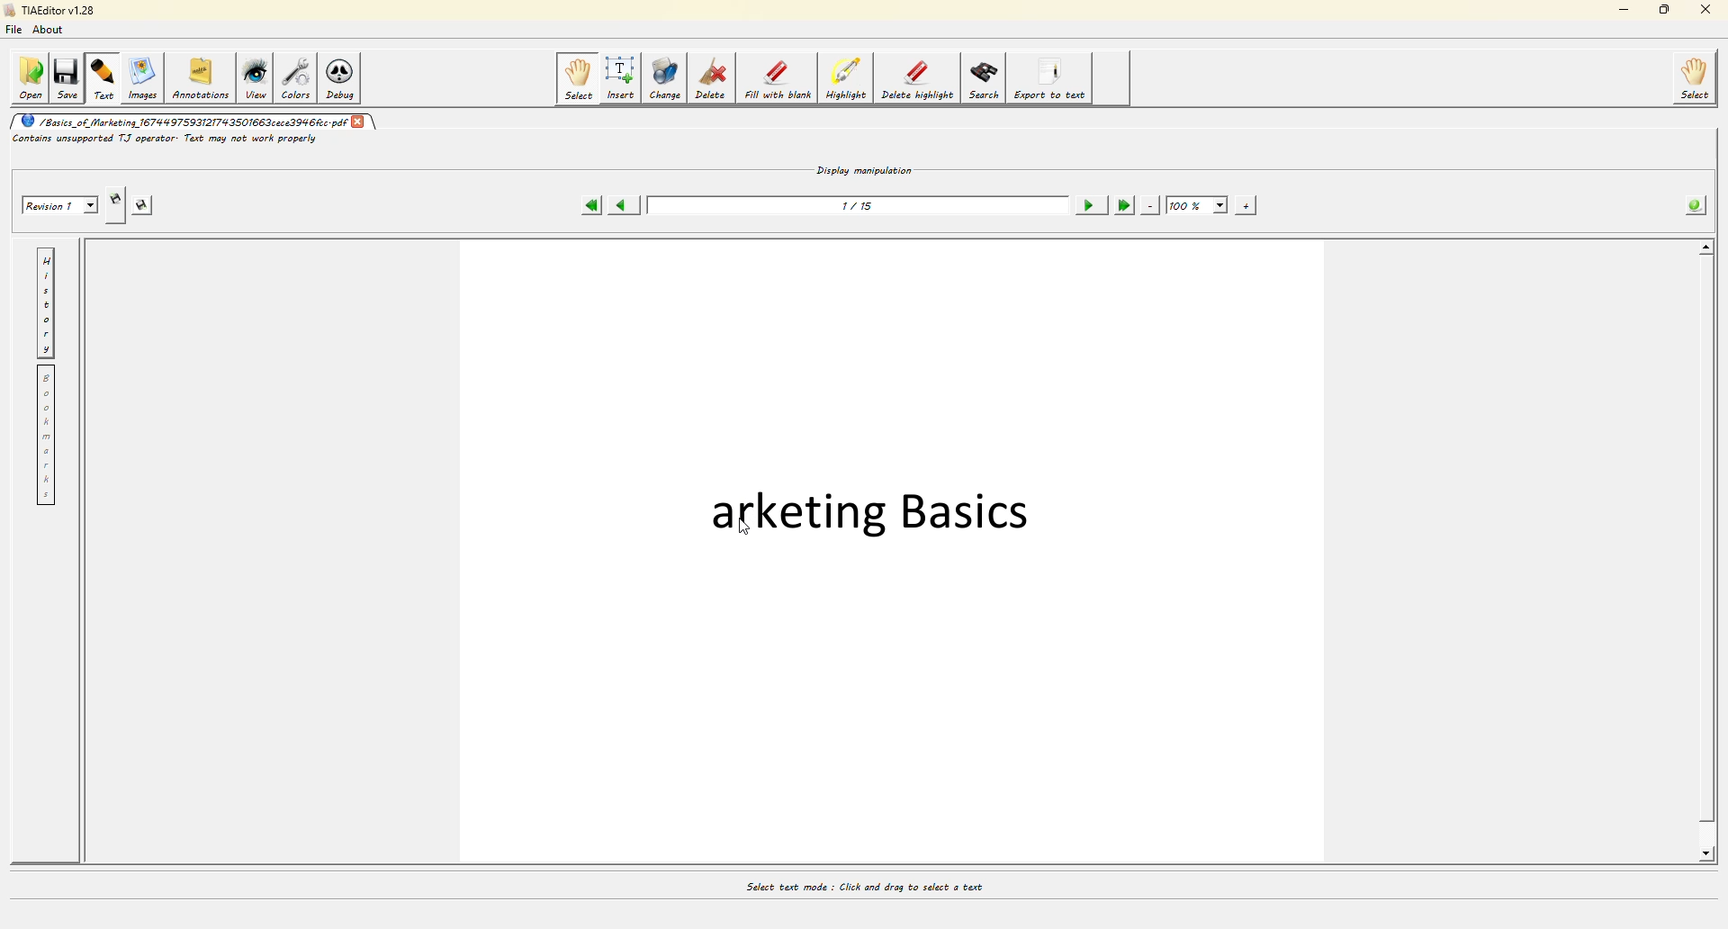  I want to click on colors, so click(298, 77).